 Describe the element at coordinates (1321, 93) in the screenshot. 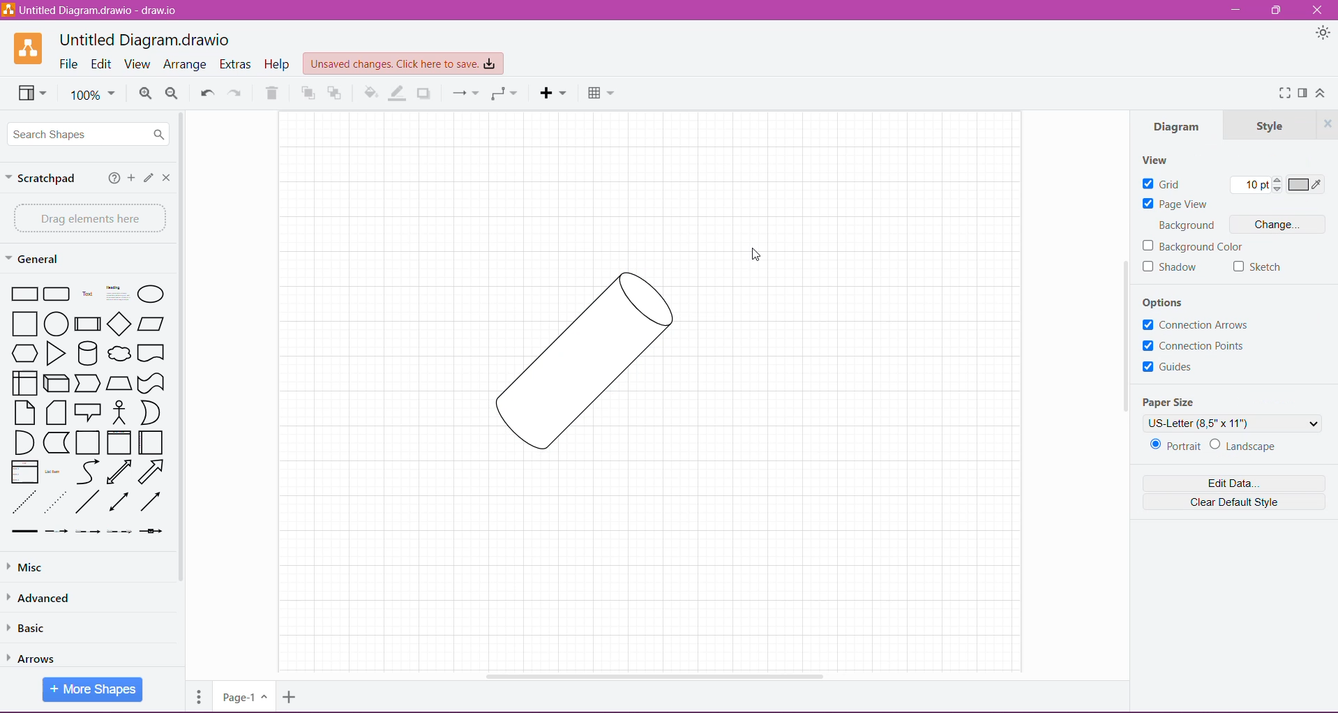

I see `Collapse/Expand` at that location.